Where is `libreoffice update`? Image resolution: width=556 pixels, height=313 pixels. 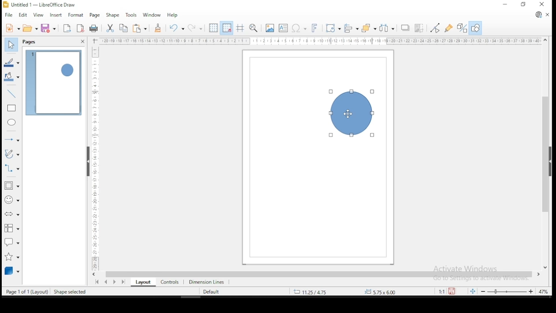 libreoffice update is located at coordinates (538, 15).